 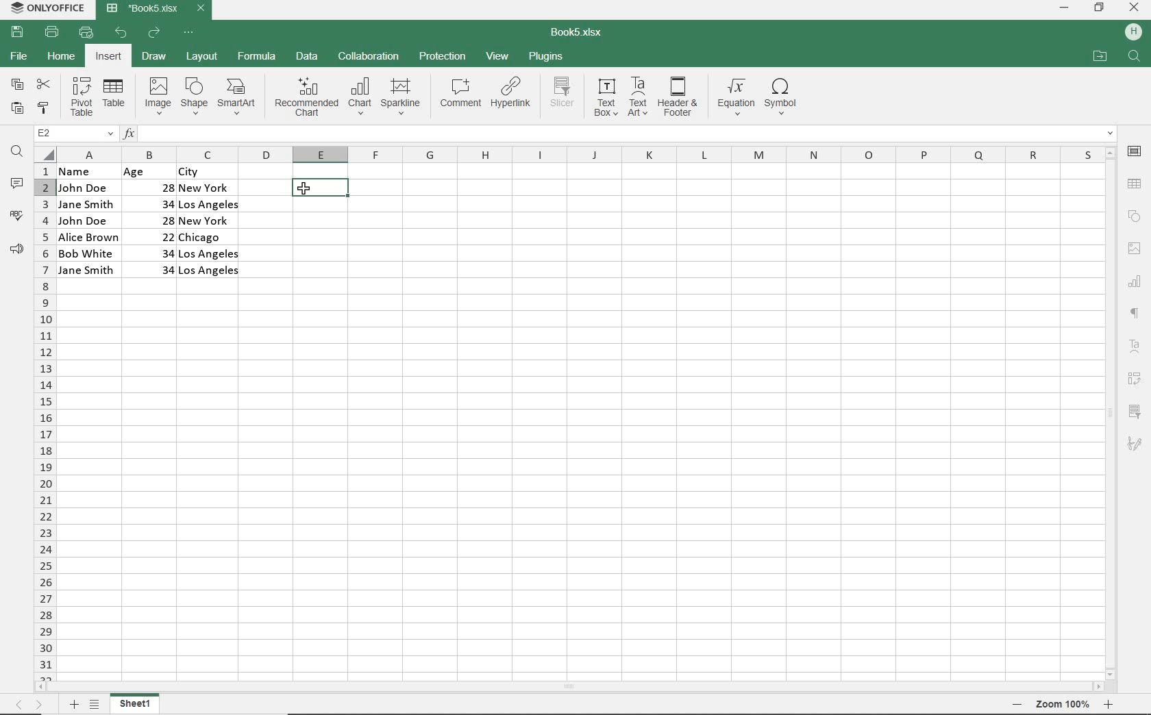 What do you see at coordinates (87, 271) in the screenshot?
I see `Jane Smith` at bounding box center [87, 271].